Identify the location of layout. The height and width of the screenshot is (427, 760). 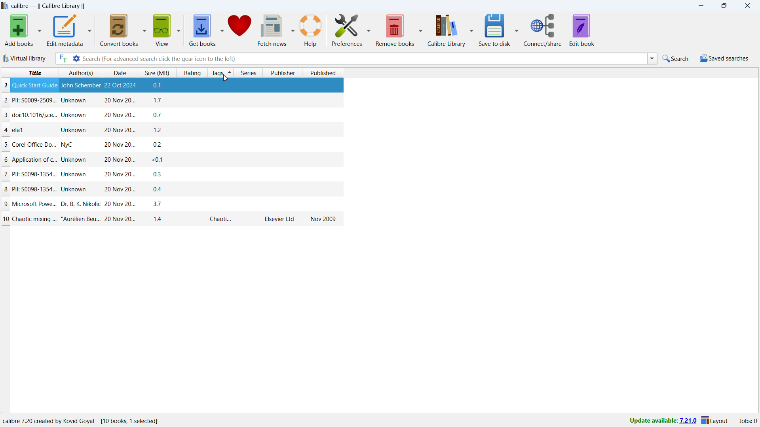
(716, 421).